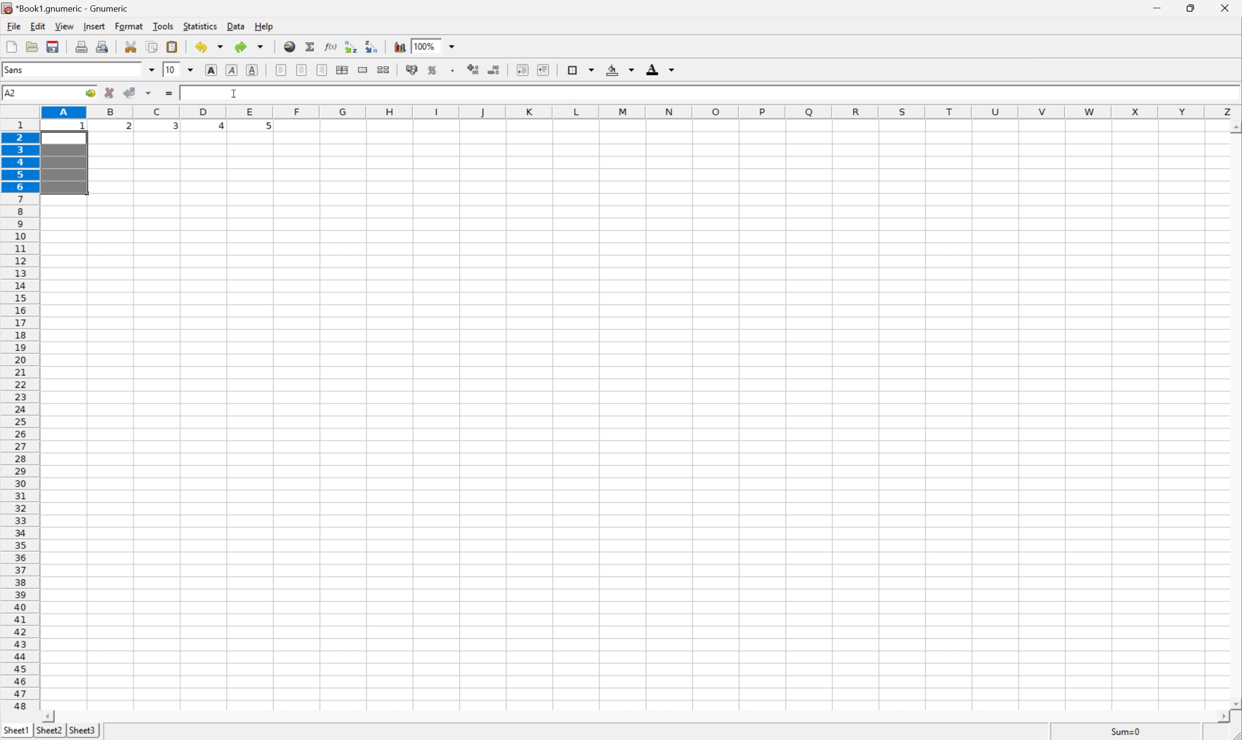  Describe the element at coordinates (53, 46) in the screenshot. I see `save current workbook` at that location.